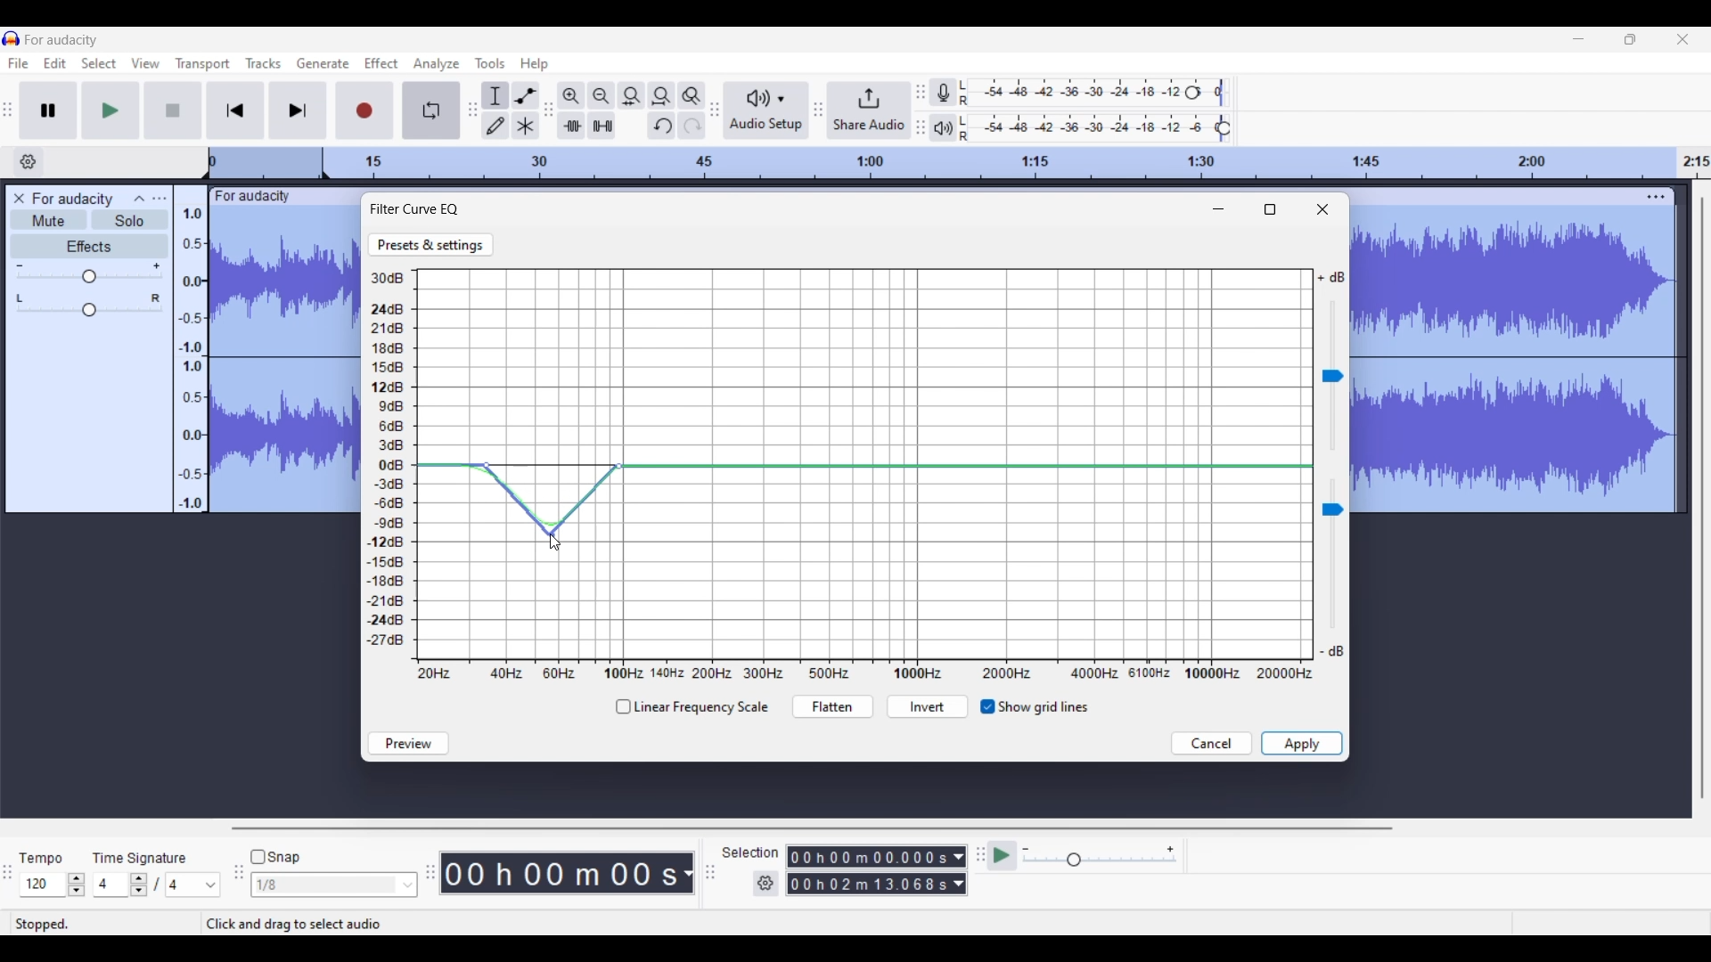 The width and height of the screenshot is (1711, 962). I want to click on Tempo, so click(43, 856).